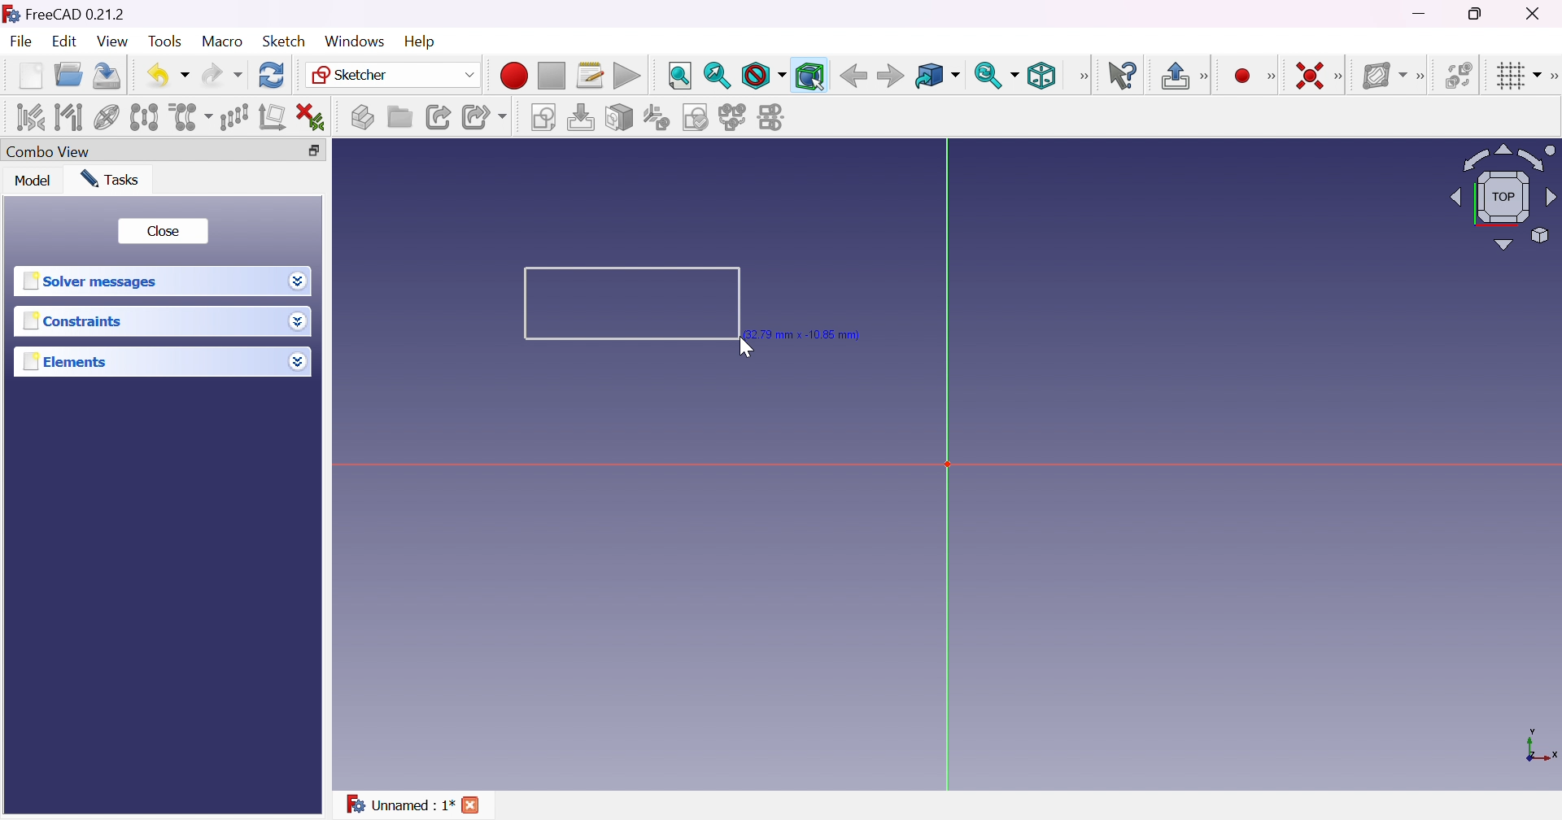 The height and width of the screenshot is (820, 1562). Describe the element at coordinates (362, 116) in the screenshot. I see `Create part` at that location.